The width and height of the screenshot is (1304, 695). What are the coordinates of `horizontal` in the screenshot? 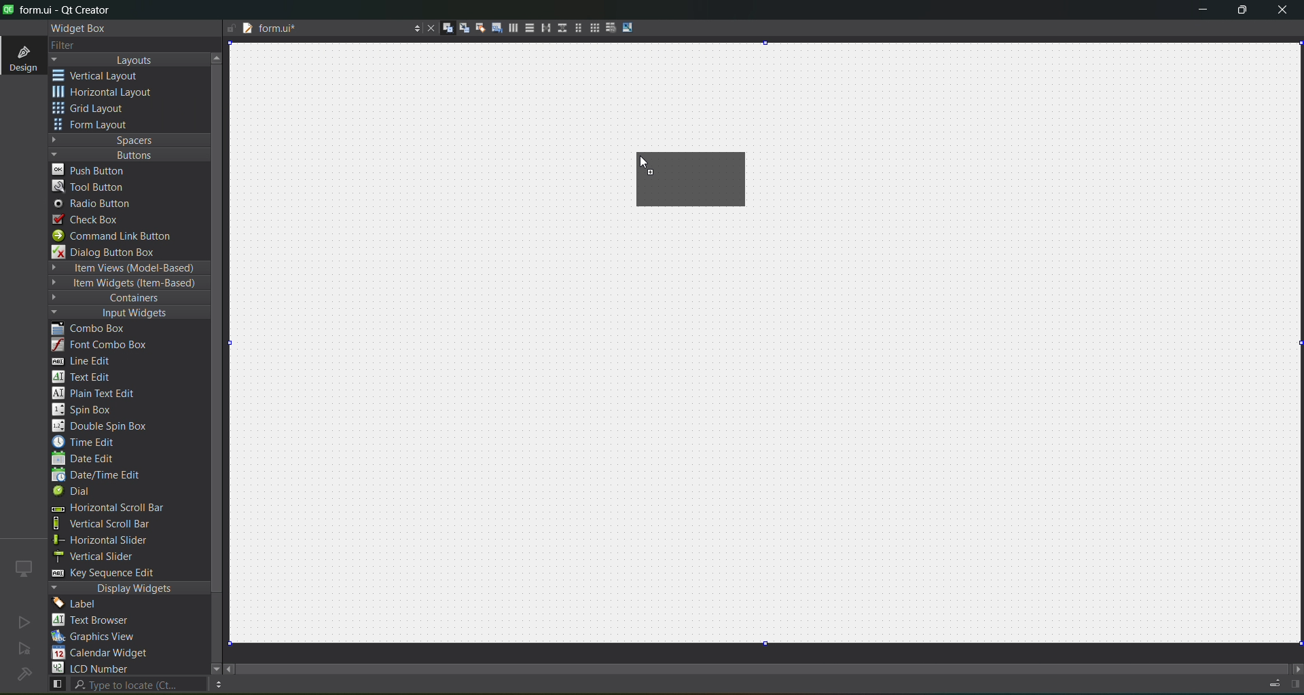 It's located at (105, 94).